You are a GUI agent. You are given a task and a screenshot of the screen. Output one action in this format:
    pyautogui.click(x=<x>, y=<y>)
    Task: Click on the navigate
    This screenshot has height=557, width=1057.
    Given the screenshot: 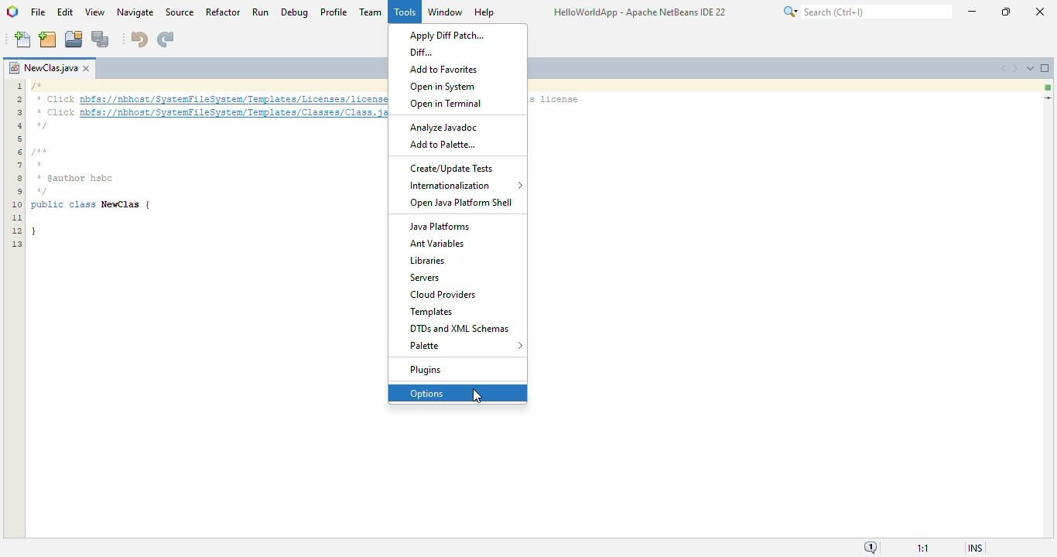 What is the action you would take?
    pyautogui.click(x=135, y=12)
    